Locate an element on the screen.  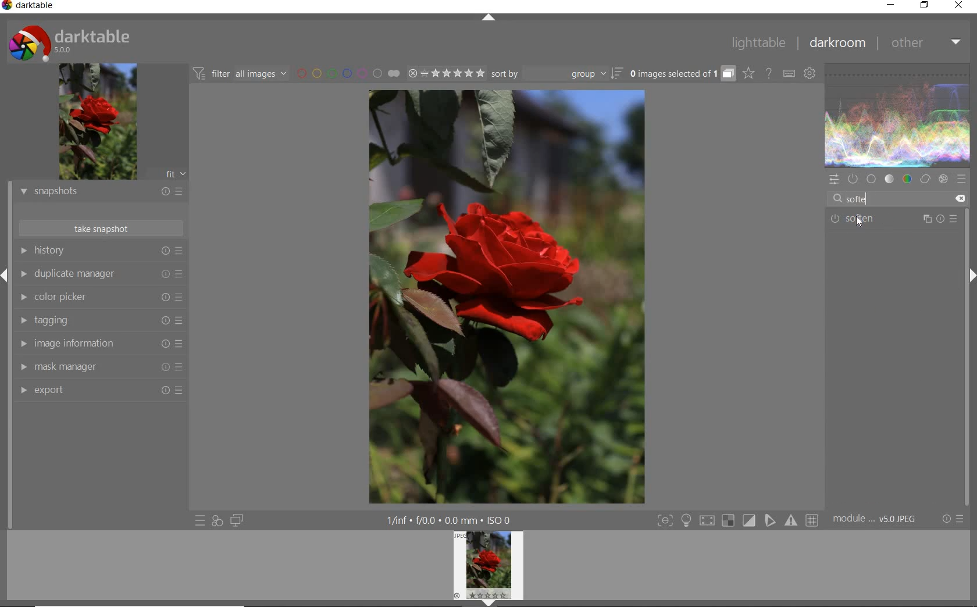
set keyboard shortcuts is located at coordinates (789, 73).